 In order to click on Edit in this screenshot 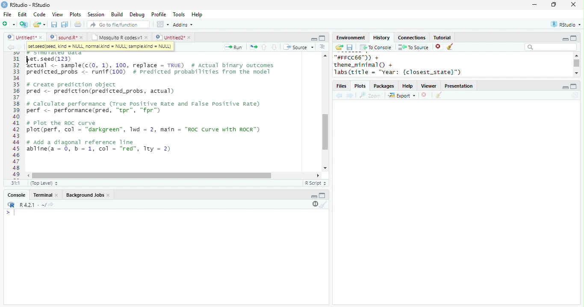, I will do `click(22, 15)`.